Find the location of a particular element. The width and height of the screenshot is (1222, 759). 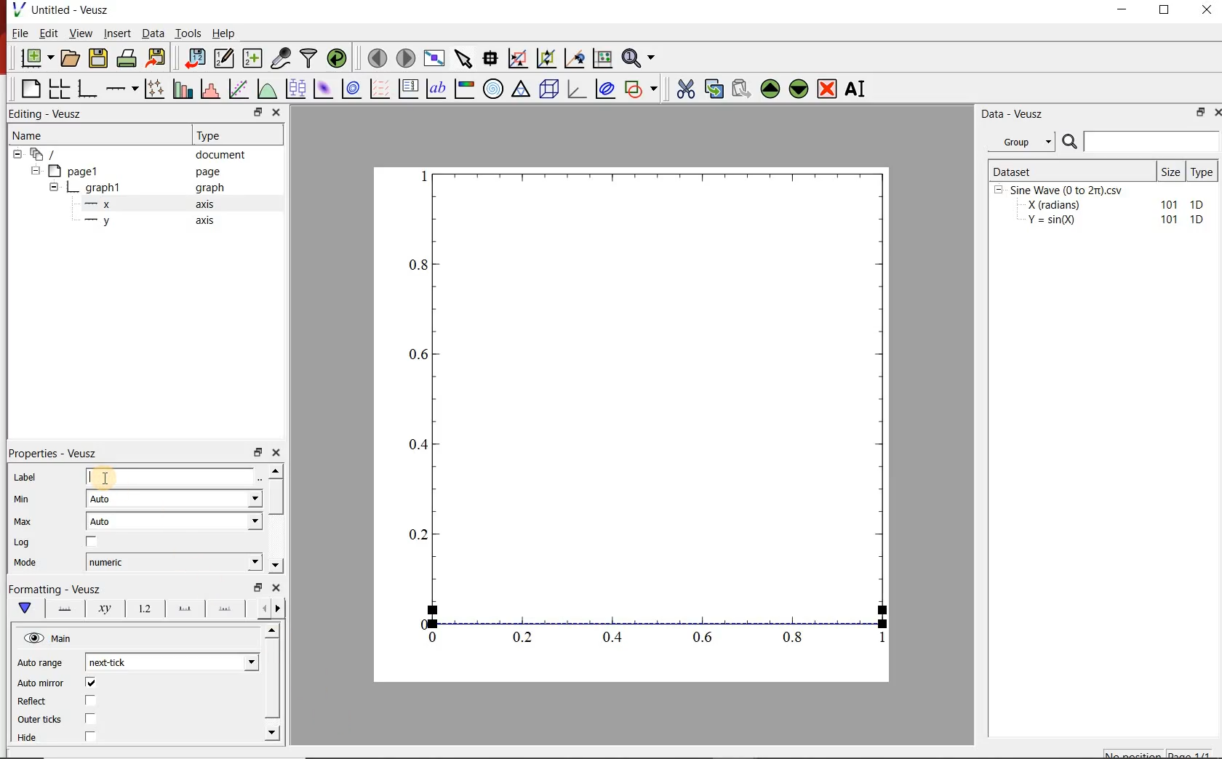

Mode is located at coordinates (25, 563).